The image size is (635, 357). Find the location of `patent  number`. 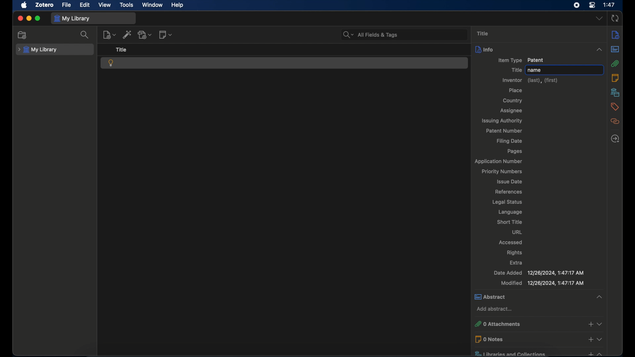

patent  number is located at coordinates (504, 131).